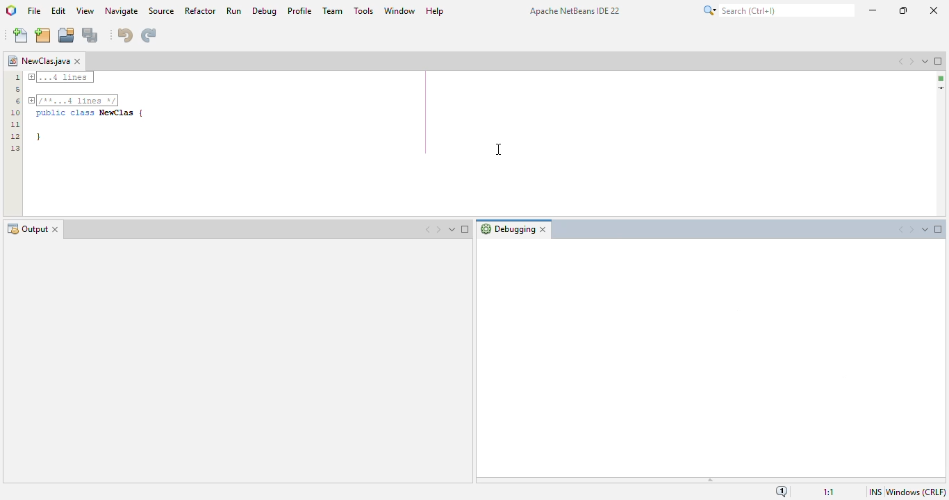 The height and width of the screenshot is (500, 949). What do you see at coordinates (58, 228) in the screenshot?
I see `Close` at bounding box center [58, 228].